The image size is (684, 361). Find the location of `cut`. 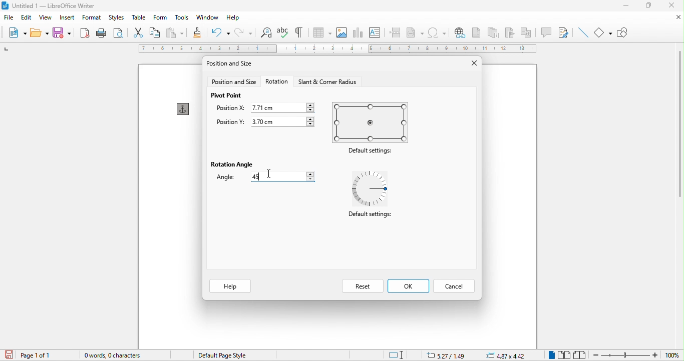

cut is located at coordinates (139, 33).